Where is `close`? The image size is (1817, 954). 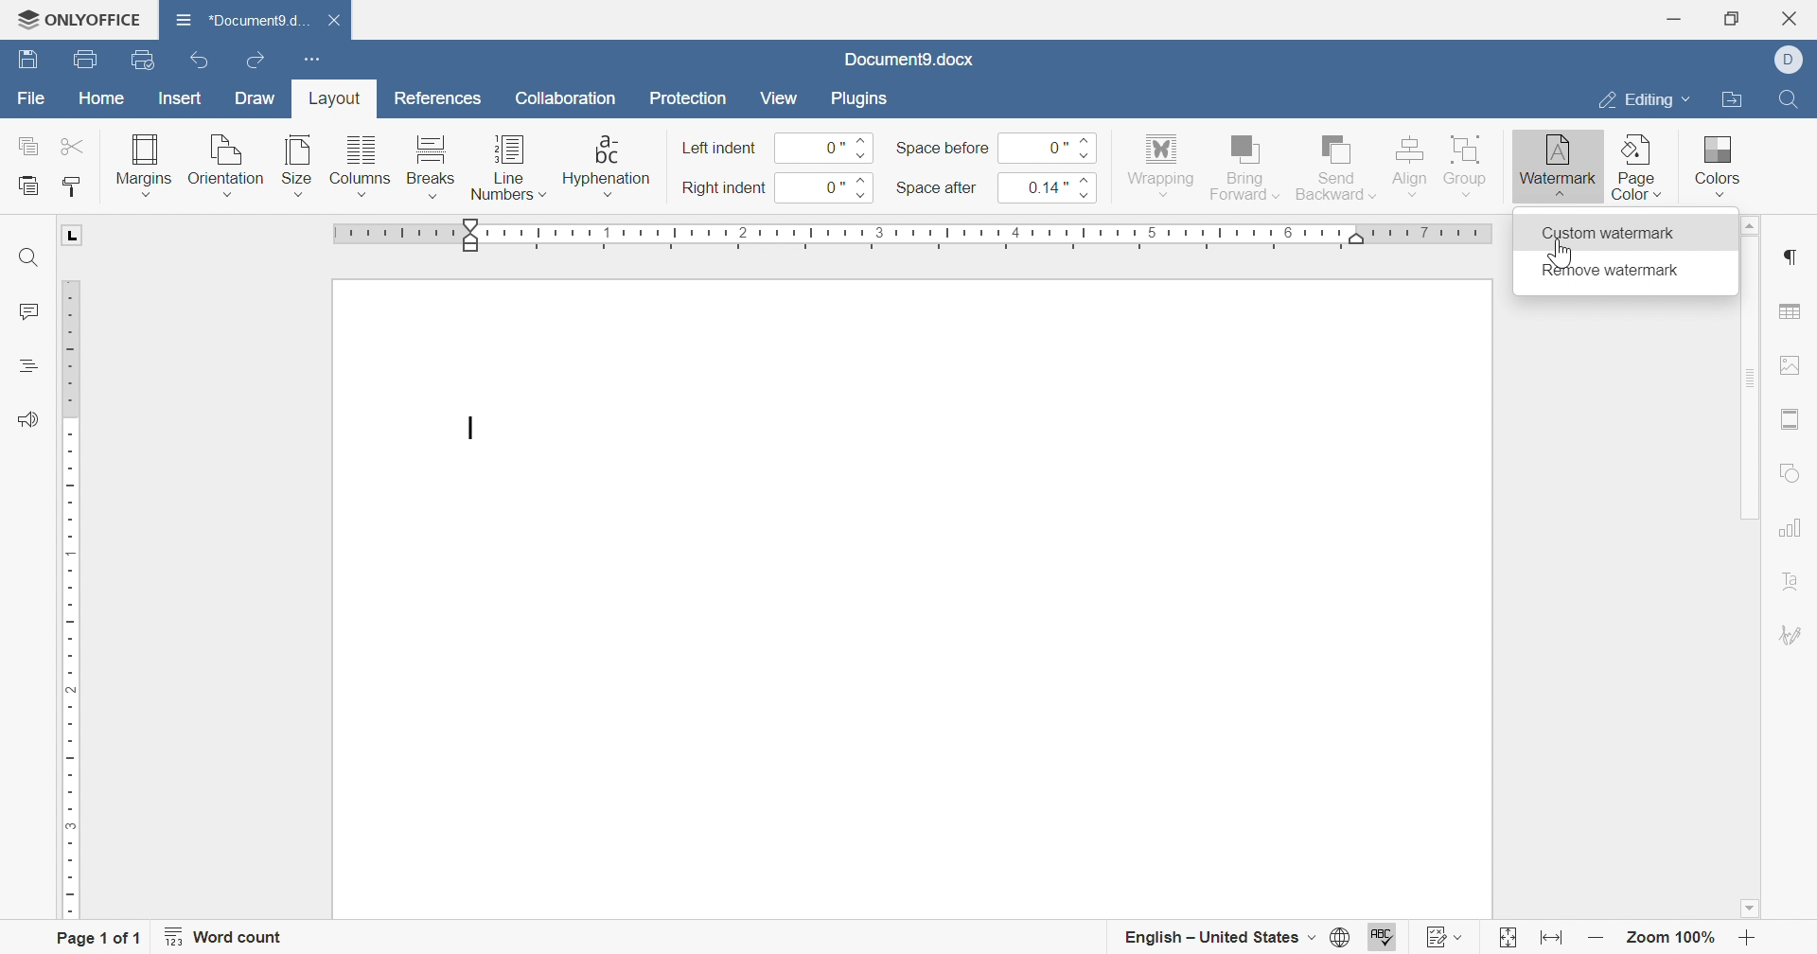
close is located at coordinates (1795, 18).